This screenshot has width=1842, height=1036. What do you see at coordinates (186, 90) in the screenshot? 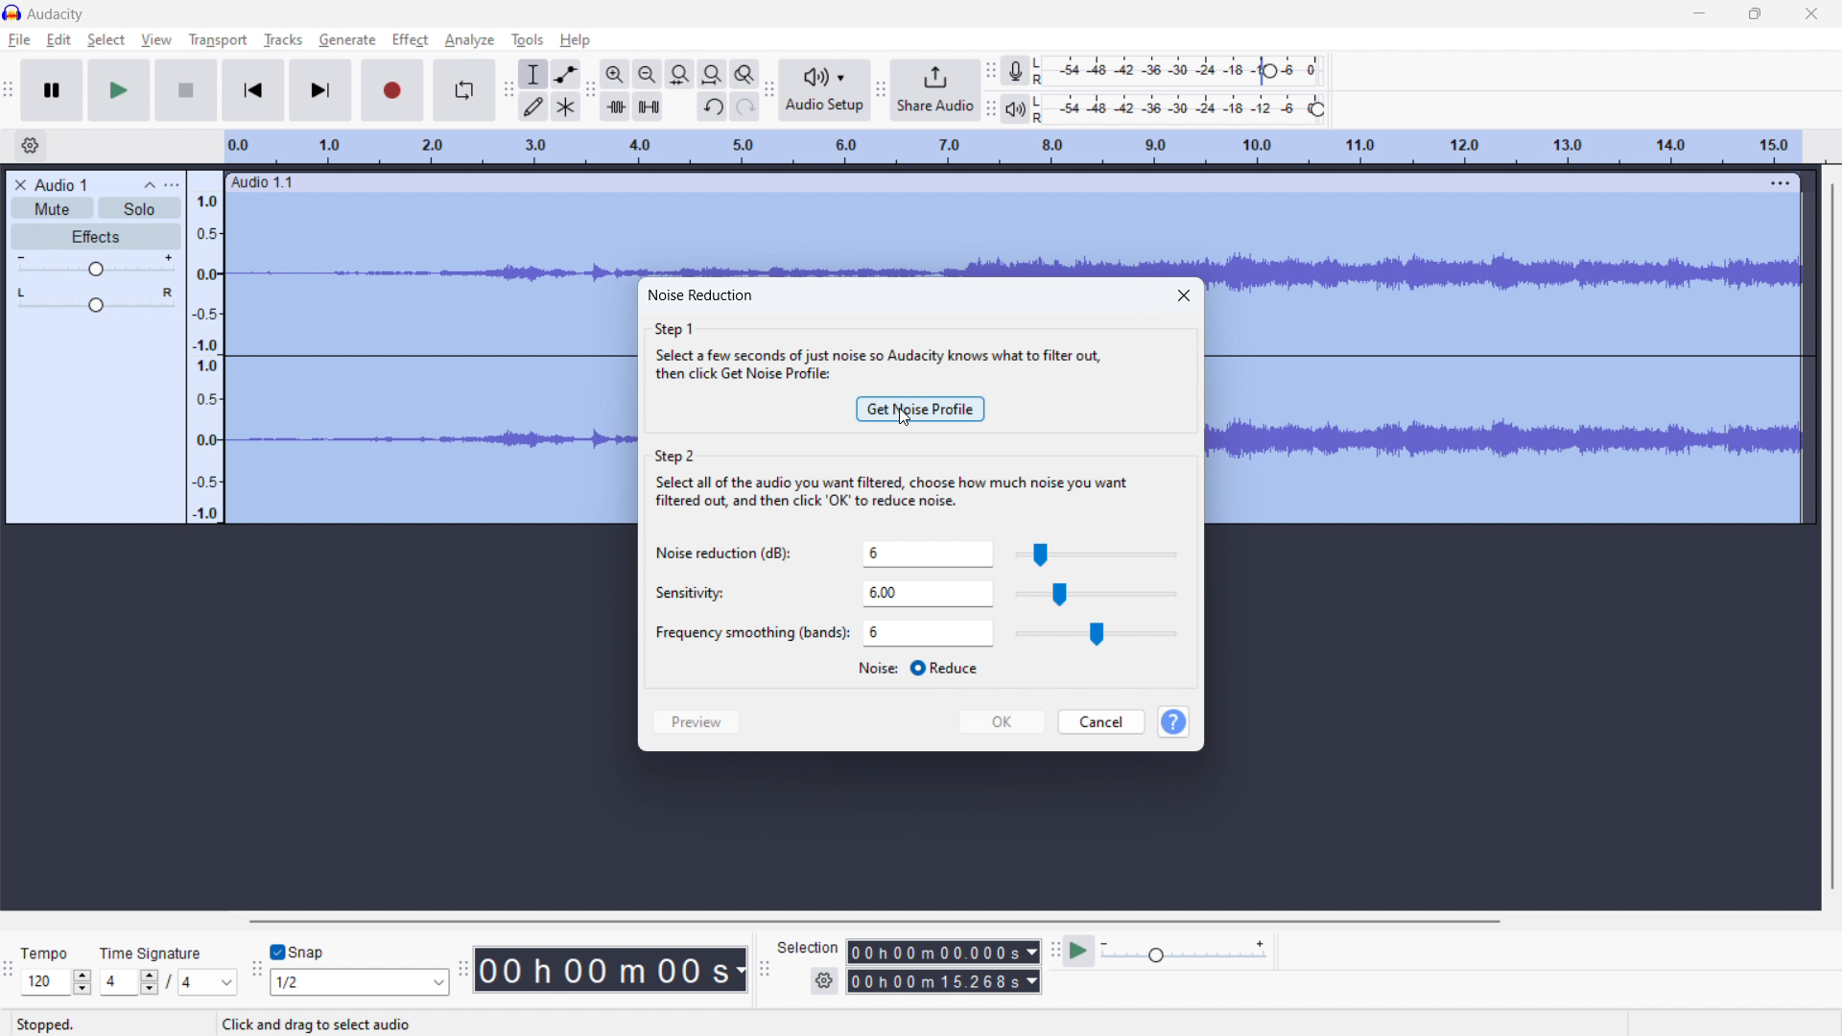
I see `stop` at bounding box center [186, 90].